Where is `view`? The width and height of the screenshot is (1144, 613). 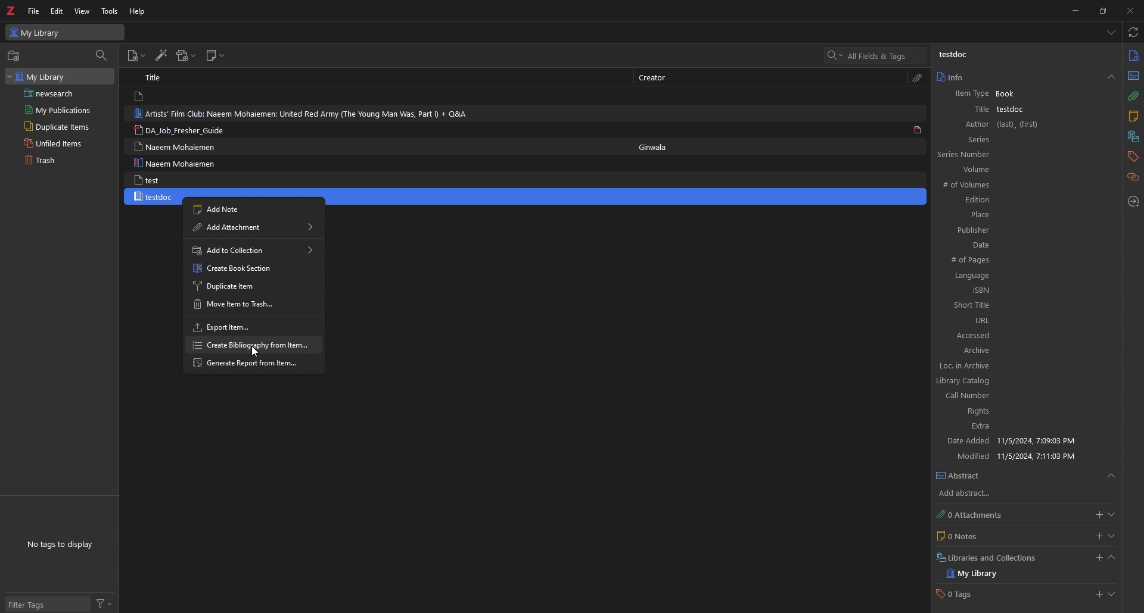
view is located at coordinates (82, 11).